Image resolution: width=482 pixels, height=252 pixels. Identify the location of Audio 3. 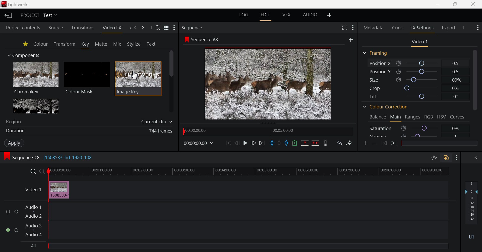
(34, 226).